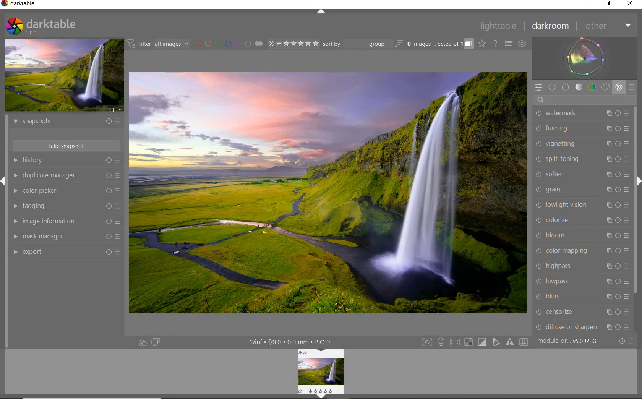 Image resolution: width=642 pixels, height=399 pixels. I want to click on MODULE...v5.0 JPEG, so click(569, 342).